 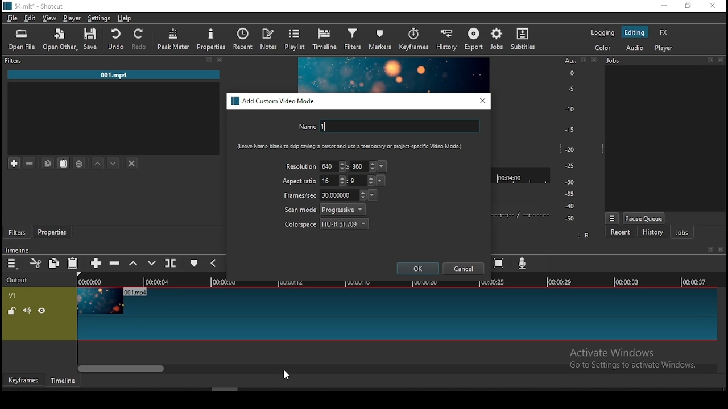 What do you see at coordinates (173, 39) in the screenshot?
I see `peak meter` at bounding box center [173, 39].